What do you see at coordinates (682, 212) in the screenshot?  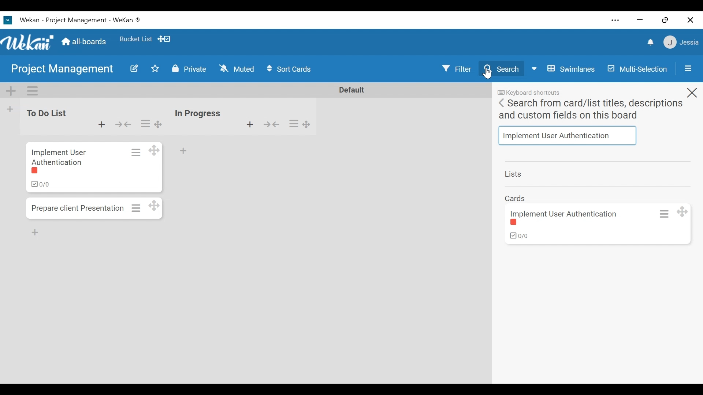 I see `Desktop drag handles` at bounding box center [682, 212].